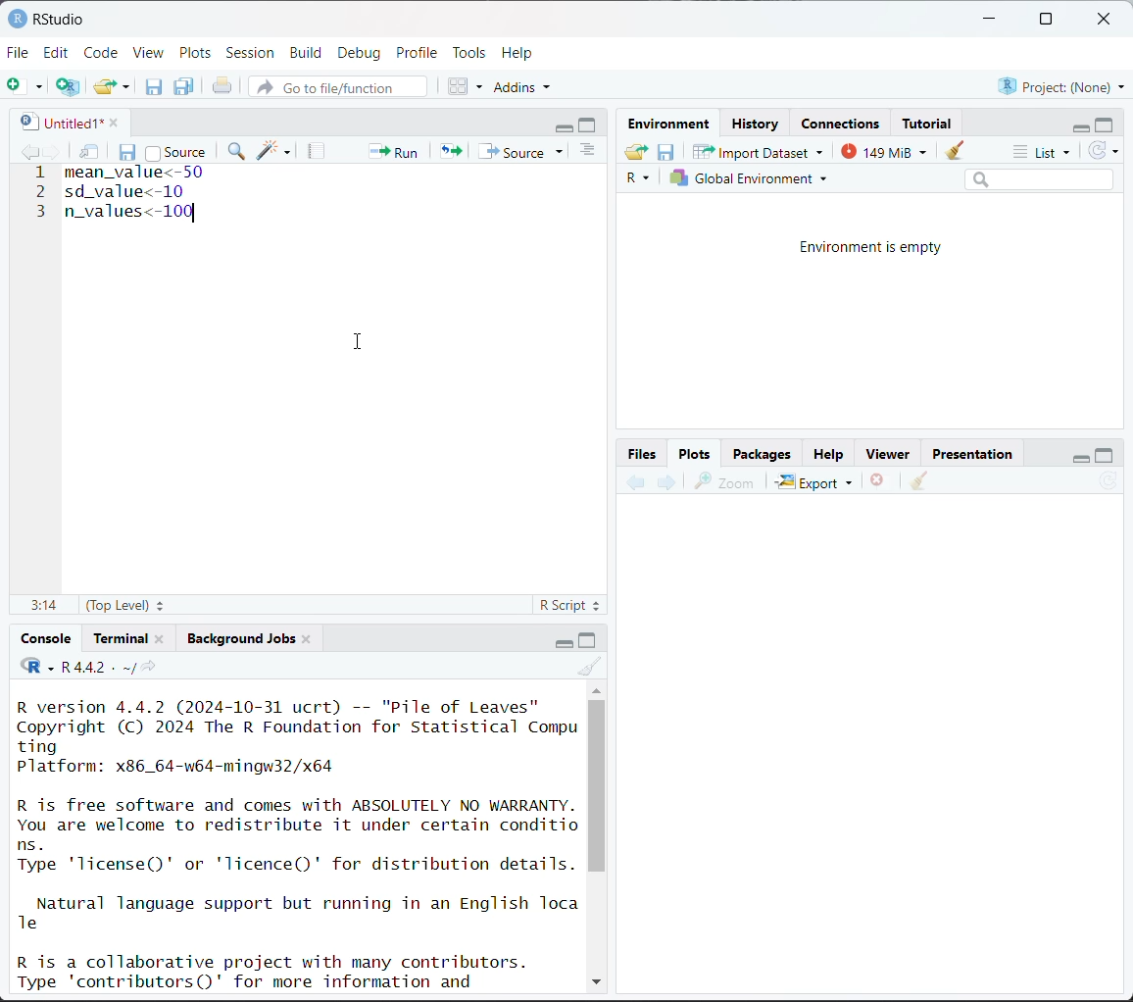 The height and width of the screenshot is (1002, 1133). Describe the element at coordinates (641, 179) in the screenshot. I see `R` at that location.